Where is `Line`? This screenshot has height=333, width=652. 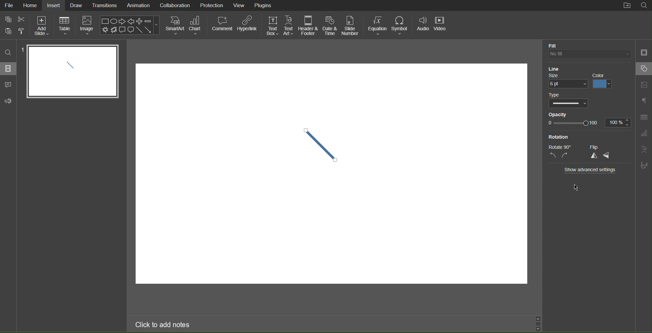
Line is located at coordinates (553, 68).